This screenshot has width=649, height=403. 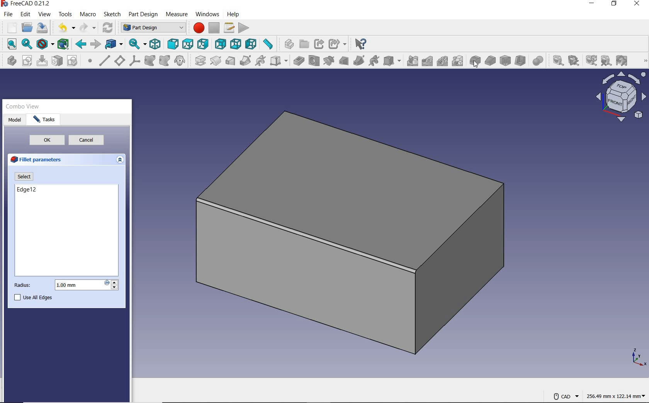 What do you see at coordinates (188, 43) in the screenshot?
I see `top` at bounding box center [188, 43].